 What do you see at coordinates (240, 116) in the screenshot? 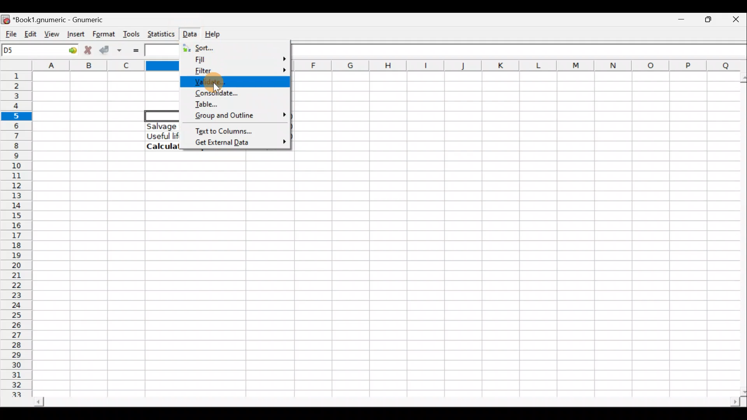
I see `Group & outline` at bounding box center [240, 116].